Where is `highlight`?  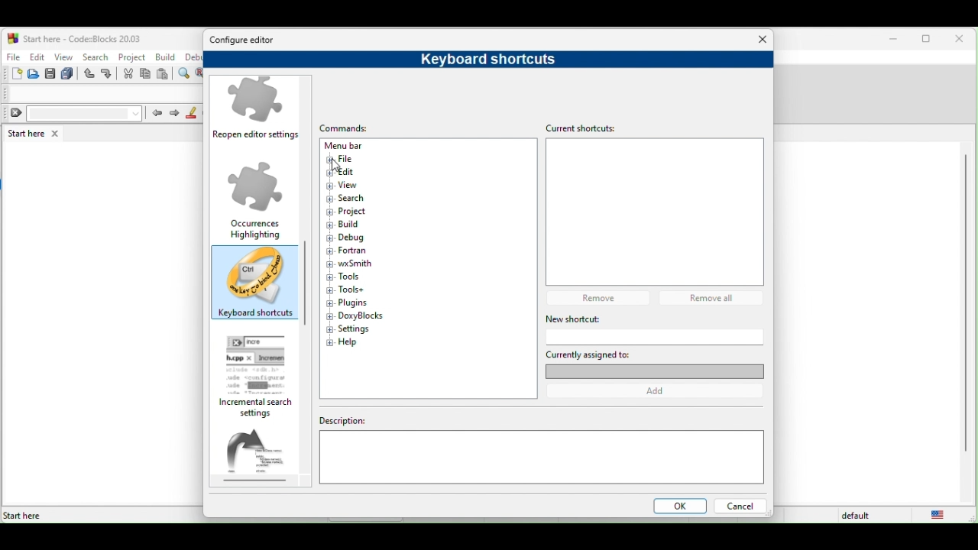 highlight is located at coordinates (192, 113).